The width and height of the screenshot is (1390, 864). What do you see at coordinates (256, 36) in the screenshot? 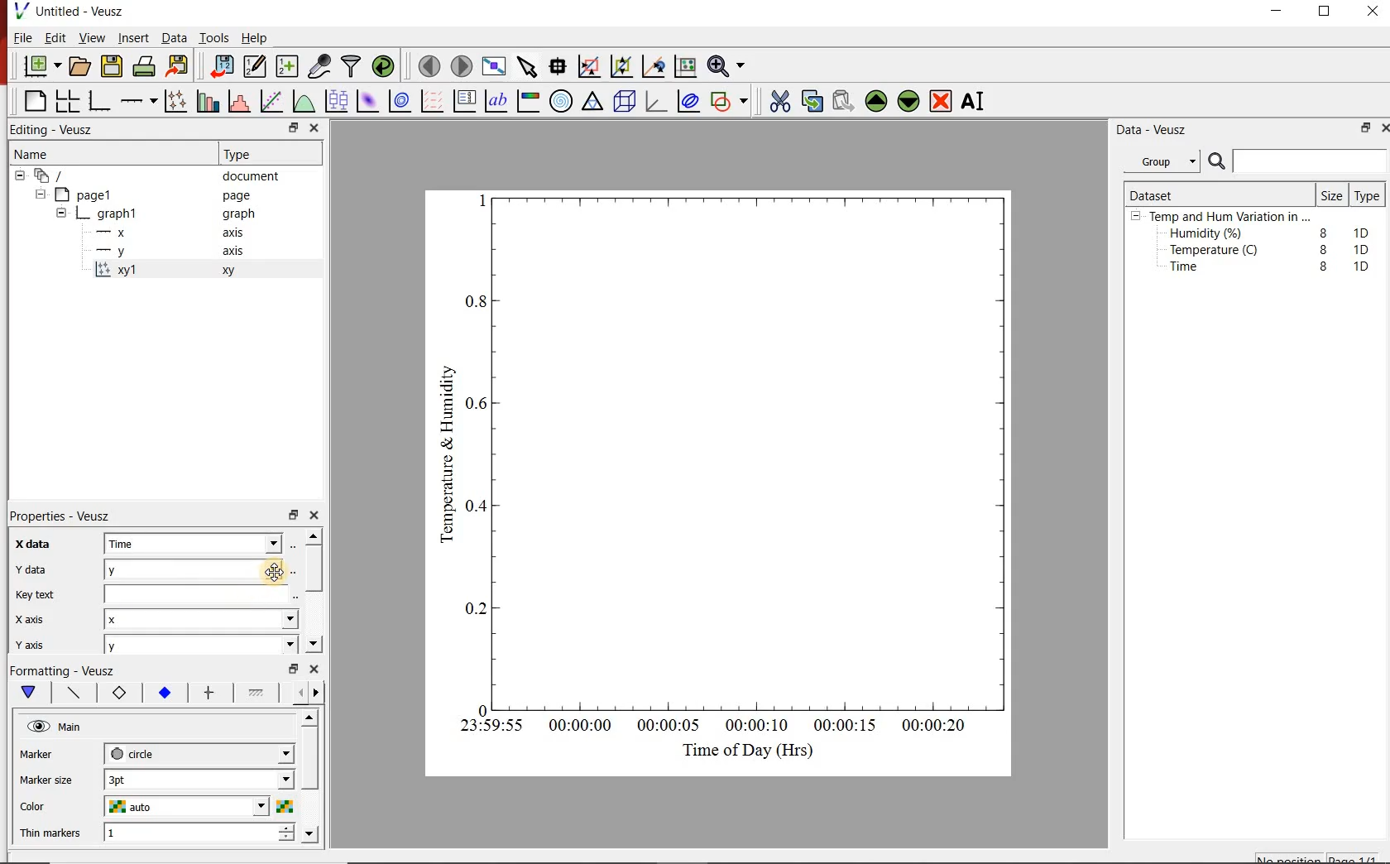
I see `Help` at bounding box center [256, 36].